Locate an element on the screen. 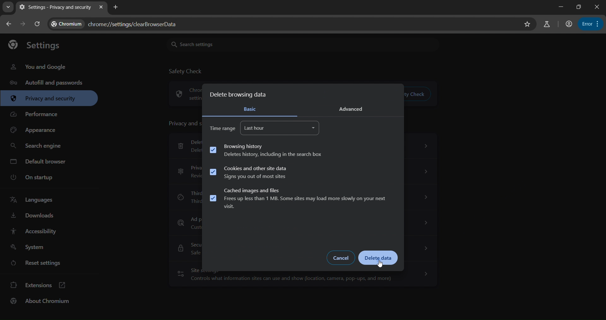 The width and height of the screenshot is (606, 320). accounts is located at coordinates (570, 24).